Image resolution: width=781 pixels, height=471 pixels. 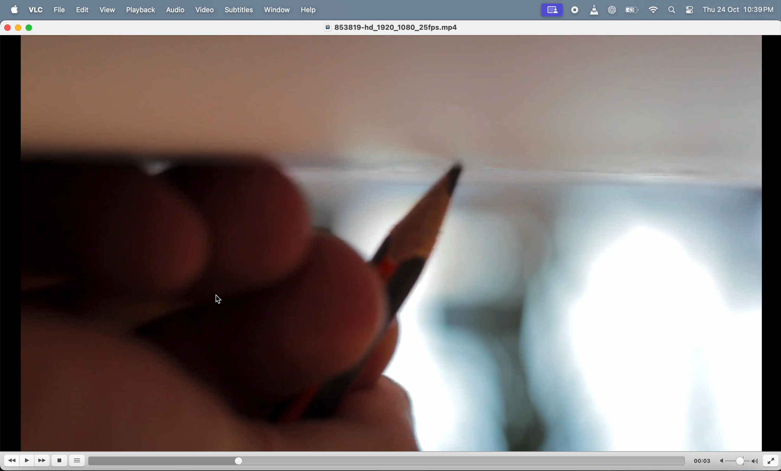 What do you see at coordinates (28, 461) in the screenshot?
I see `play` at bounding box center [28, 461].